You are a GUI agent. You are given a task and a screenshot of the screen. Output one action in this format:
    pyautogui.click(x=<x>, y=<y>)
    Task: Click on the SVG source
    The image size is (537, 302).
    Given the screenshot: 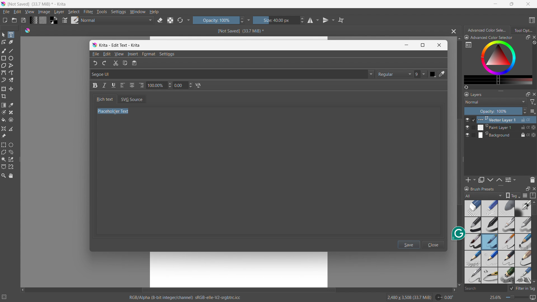 What is the action you would take?
    pyautogui.click(x=132, y=99)
    